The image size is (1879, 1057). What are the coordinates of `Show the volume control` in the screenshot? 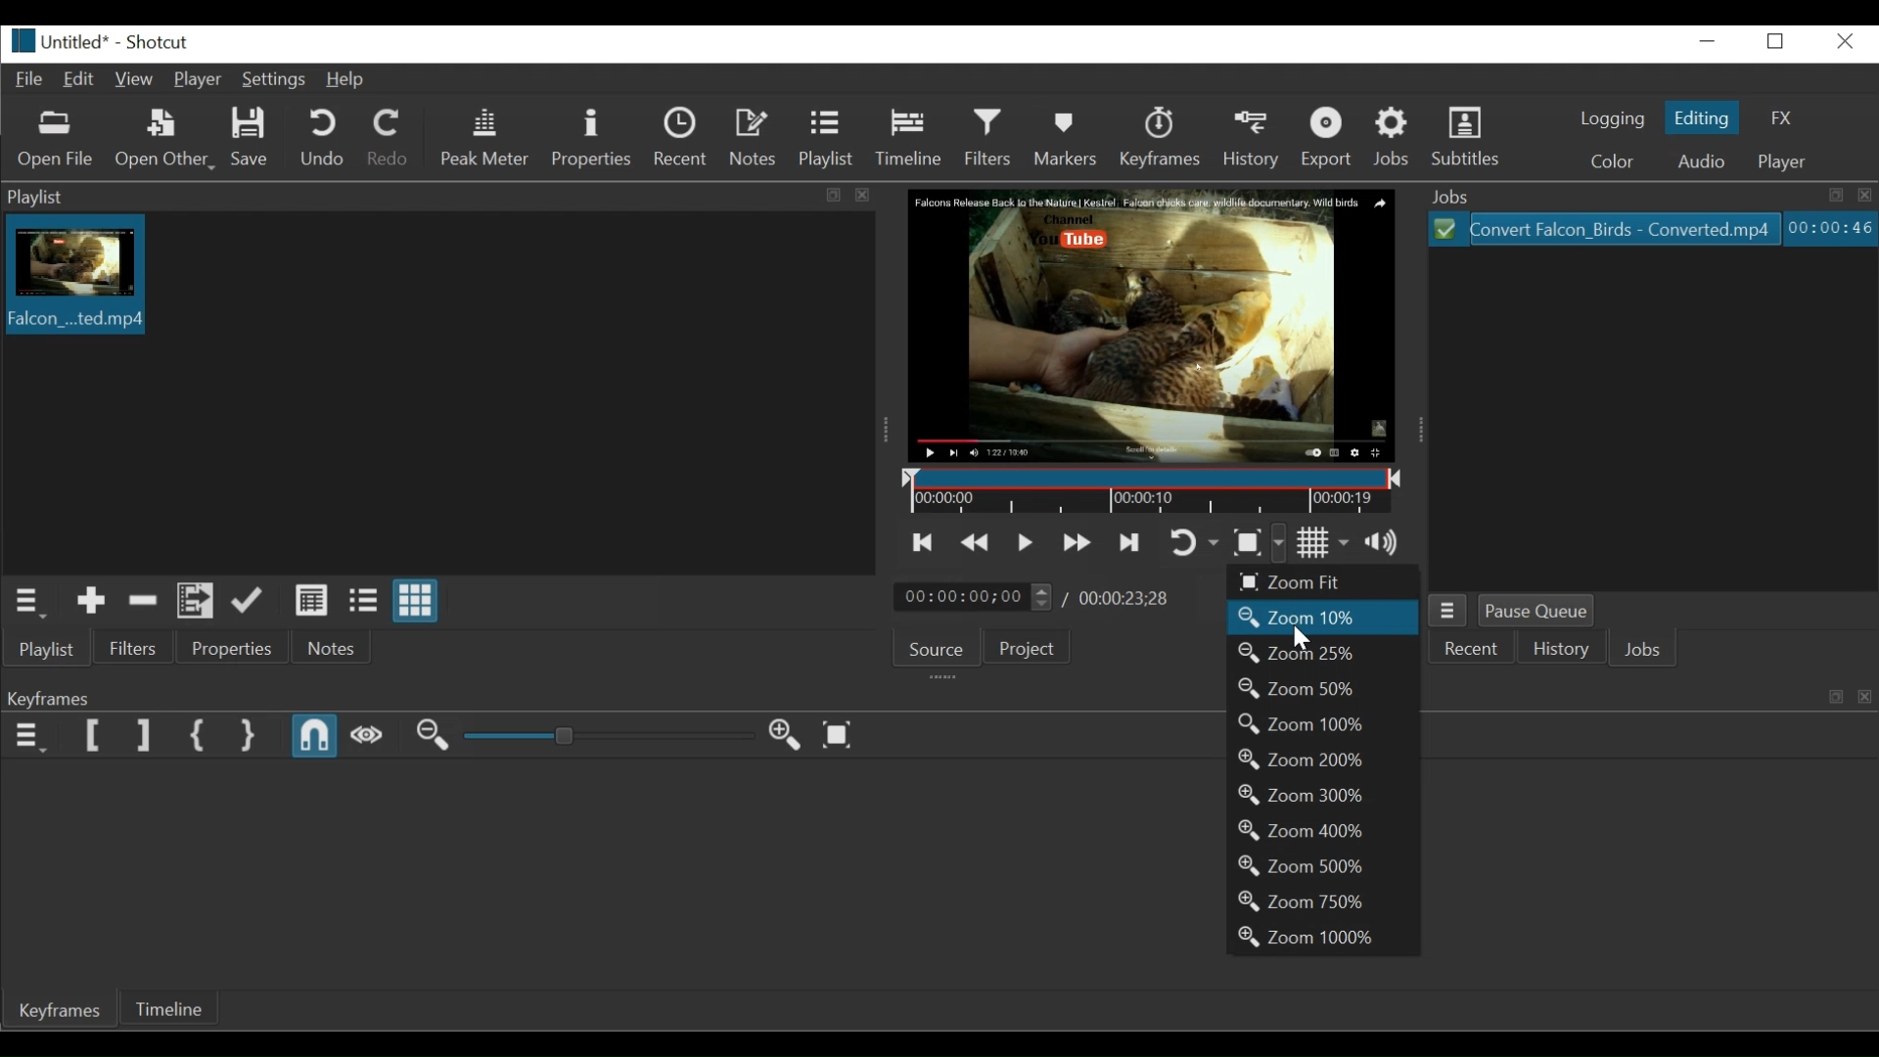 It's located at (1393, 540).